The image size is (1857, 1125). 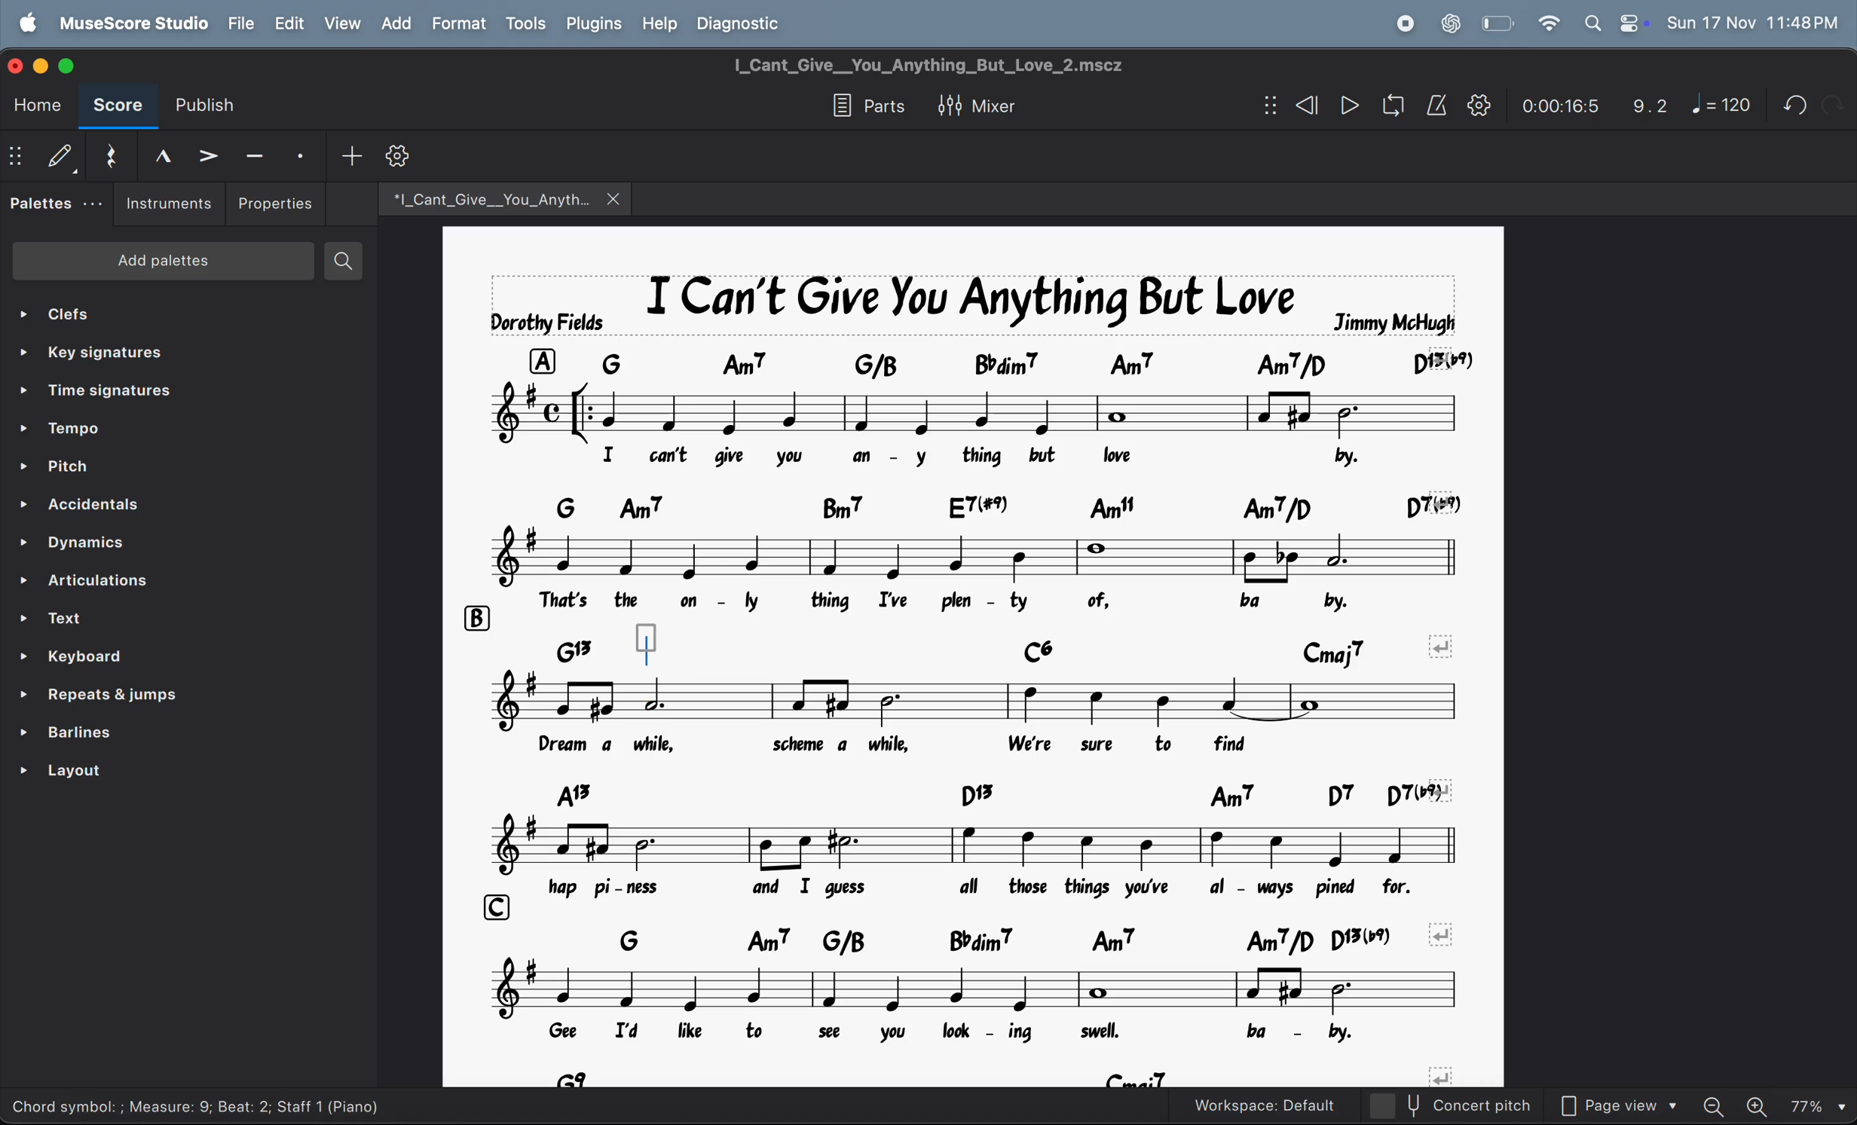 I want to click on accidentals, so click(x=167, y=507).